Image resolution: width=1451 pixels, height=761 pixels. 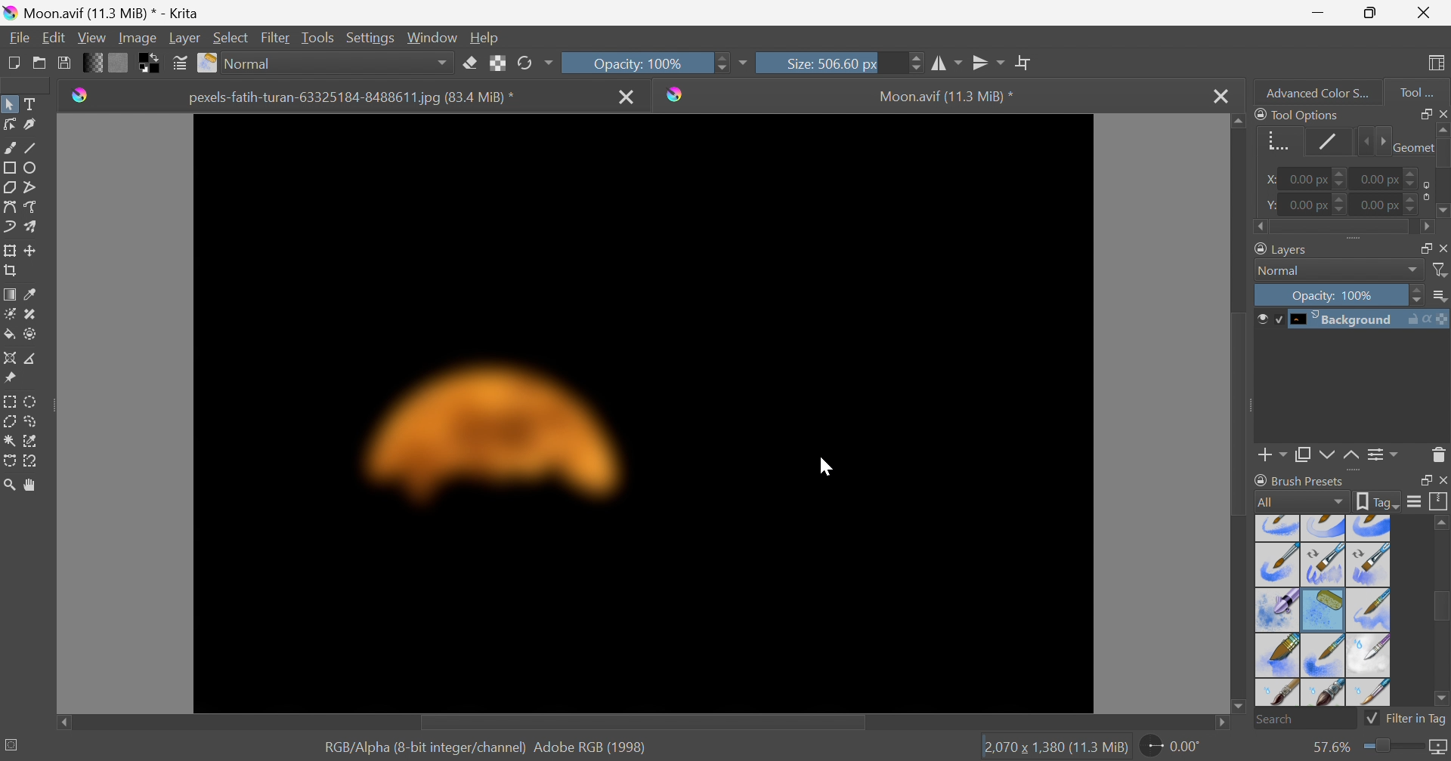 I want to click on File, so click(x=20, y=39).